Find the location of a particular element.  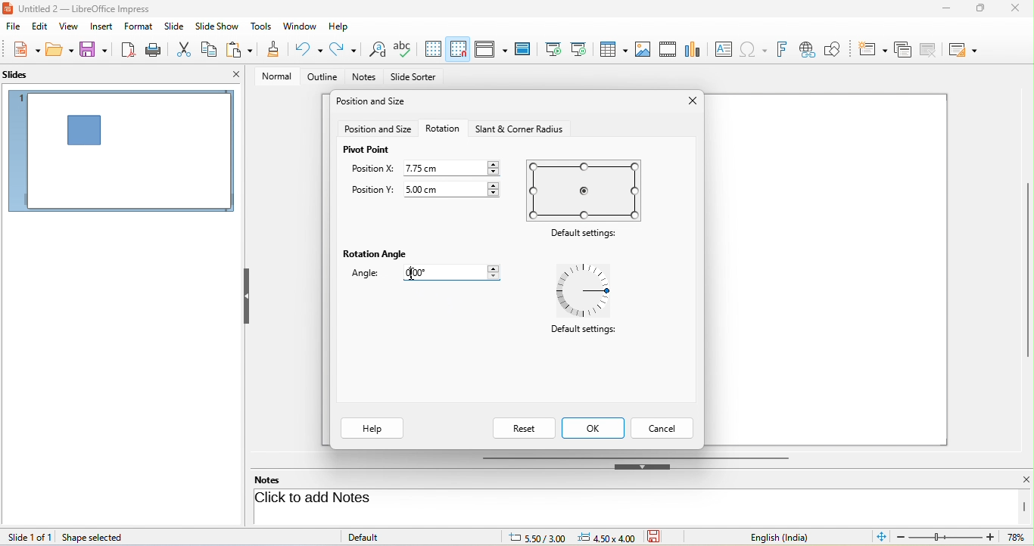

slide layout is located at coordinates (967, 48).